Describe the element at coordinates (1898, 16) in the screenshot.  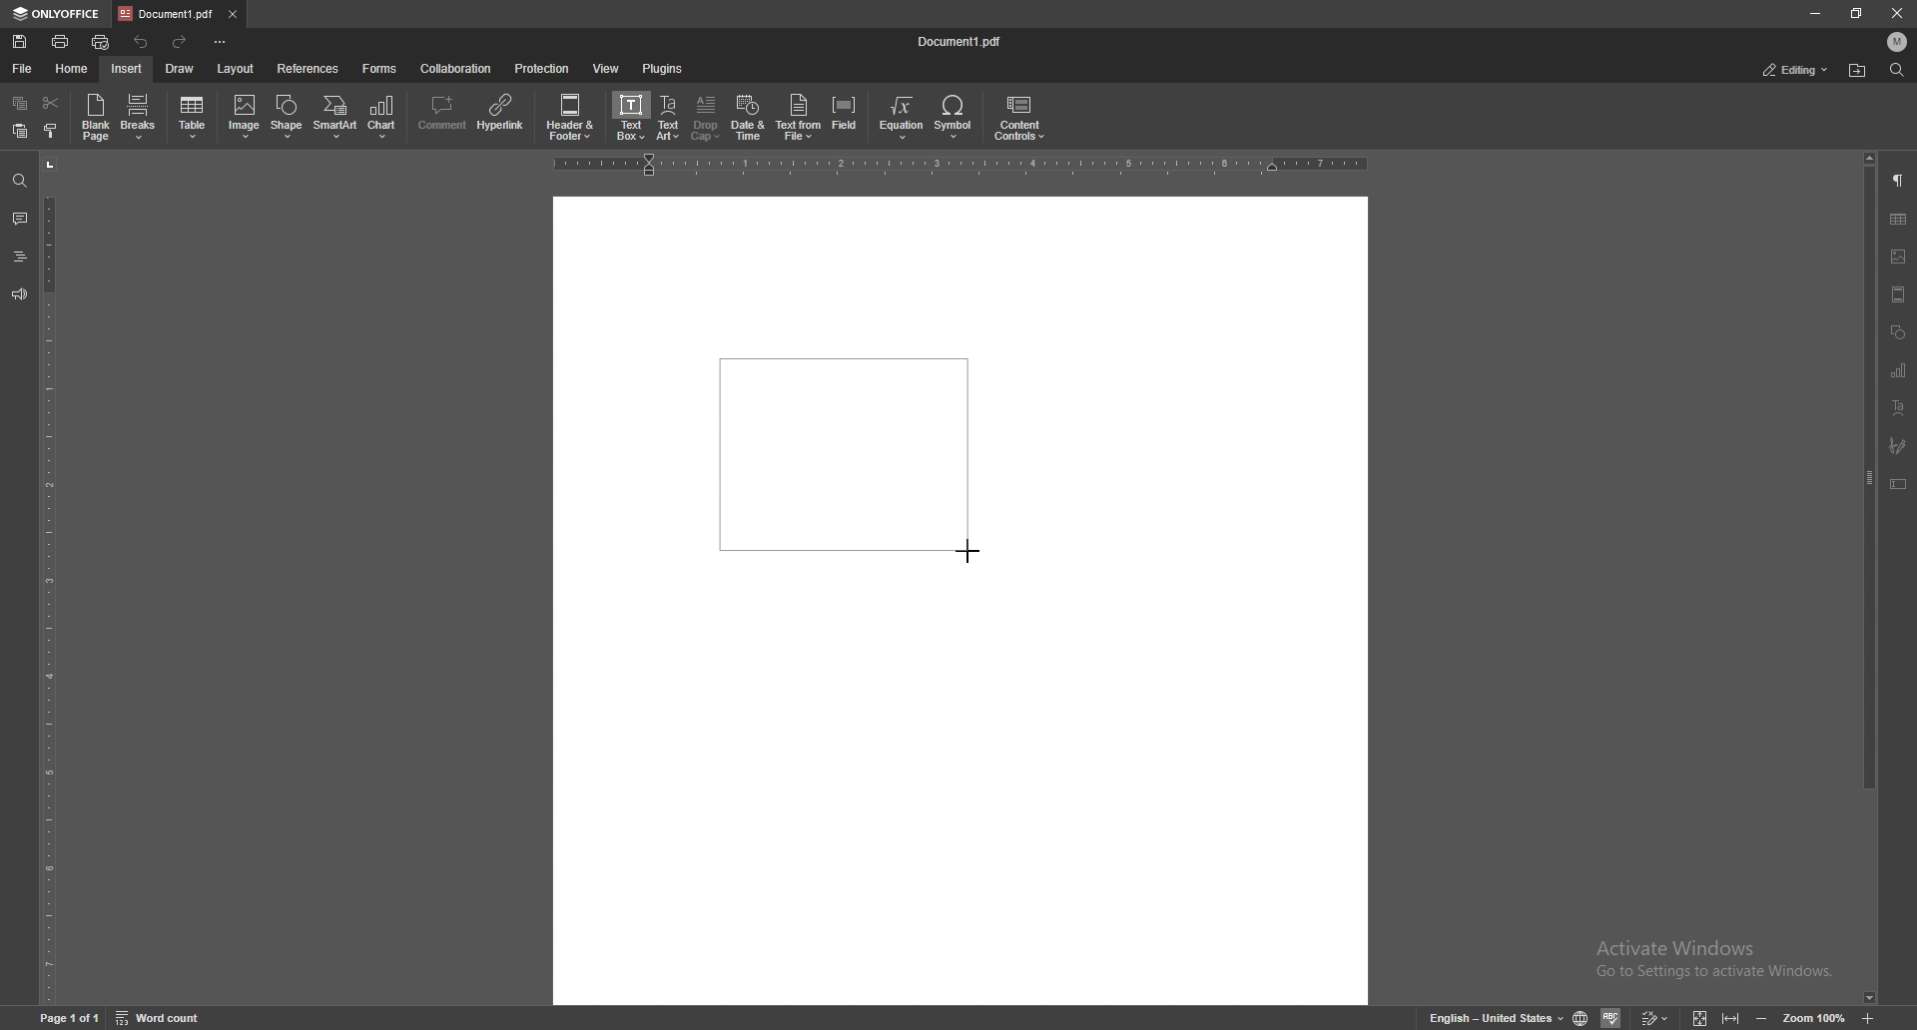
I see `close` at that location.